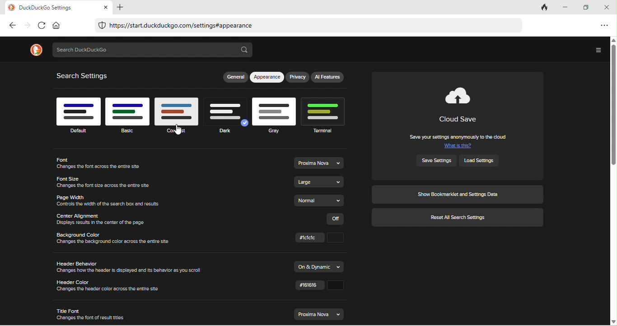 This screenshot has width=617, height=326. What do you see at coordinates (458, 194) in the screenshot?
I see `show bookmarks and settings data` at bounding box center [458, 194].